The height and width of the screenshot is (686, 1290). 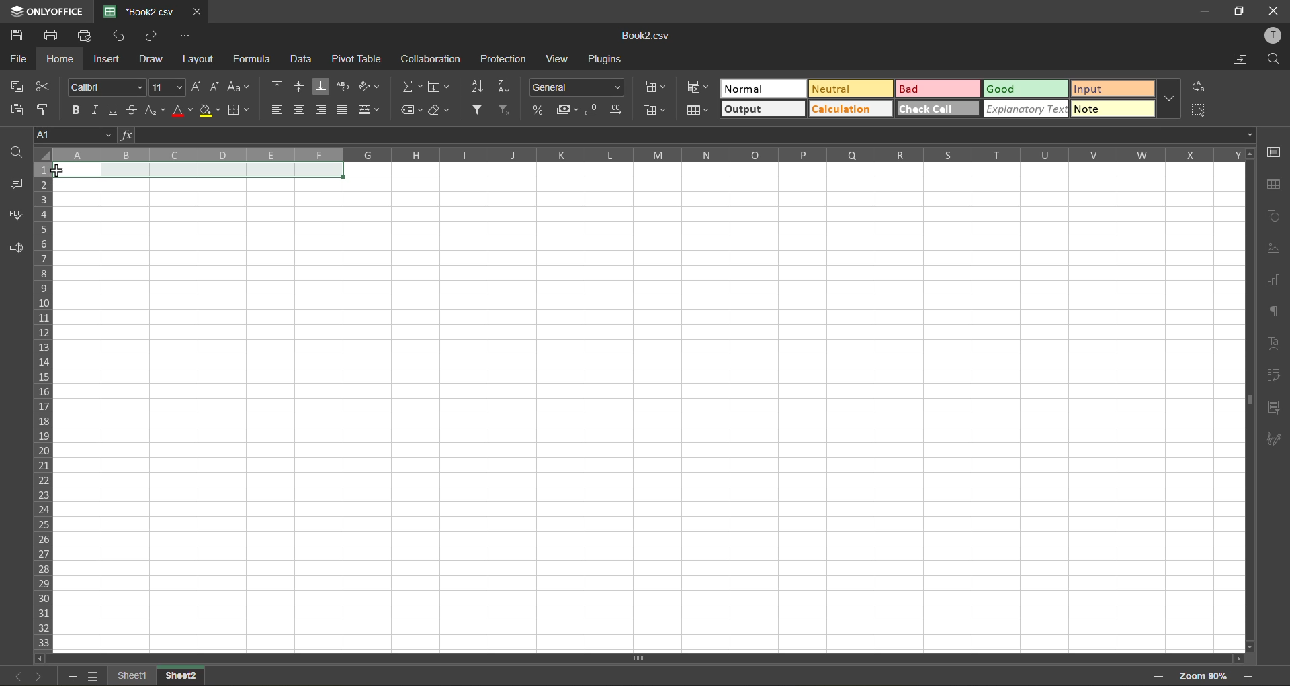 What do you see at coordinates (505, 58) in the screenshot?
I see `protection` at bounding box center [505, 58].